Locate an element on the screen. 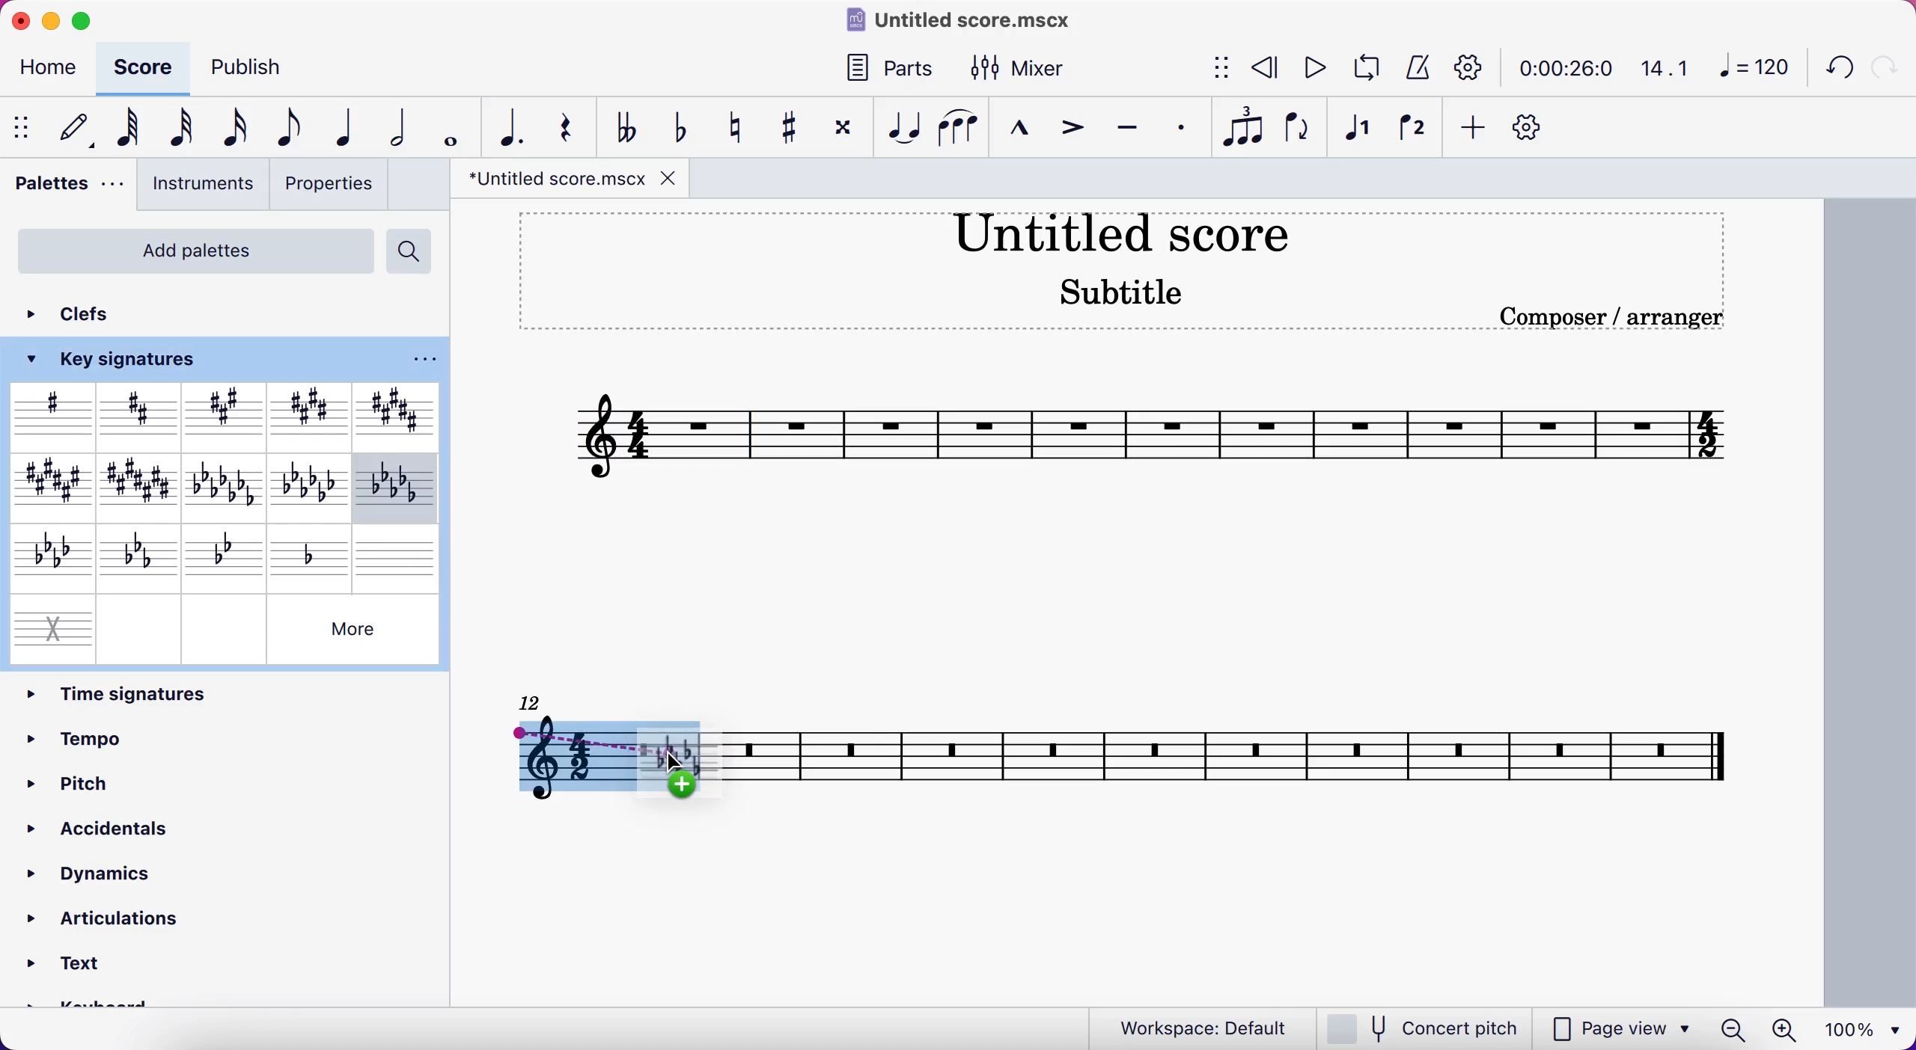 This screenshot has width=1916, height=1050. Composer / arranger is located at coordinates (1599, 316).